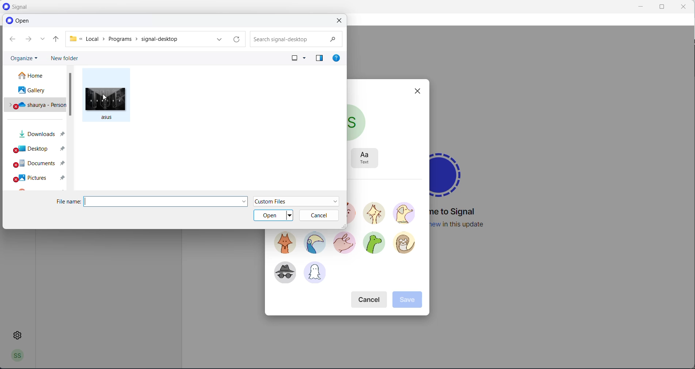 This screenshot has width=695, height=369. Describe the element at coordinates (109, 103) in the screenshot. I see `picture` at that location.